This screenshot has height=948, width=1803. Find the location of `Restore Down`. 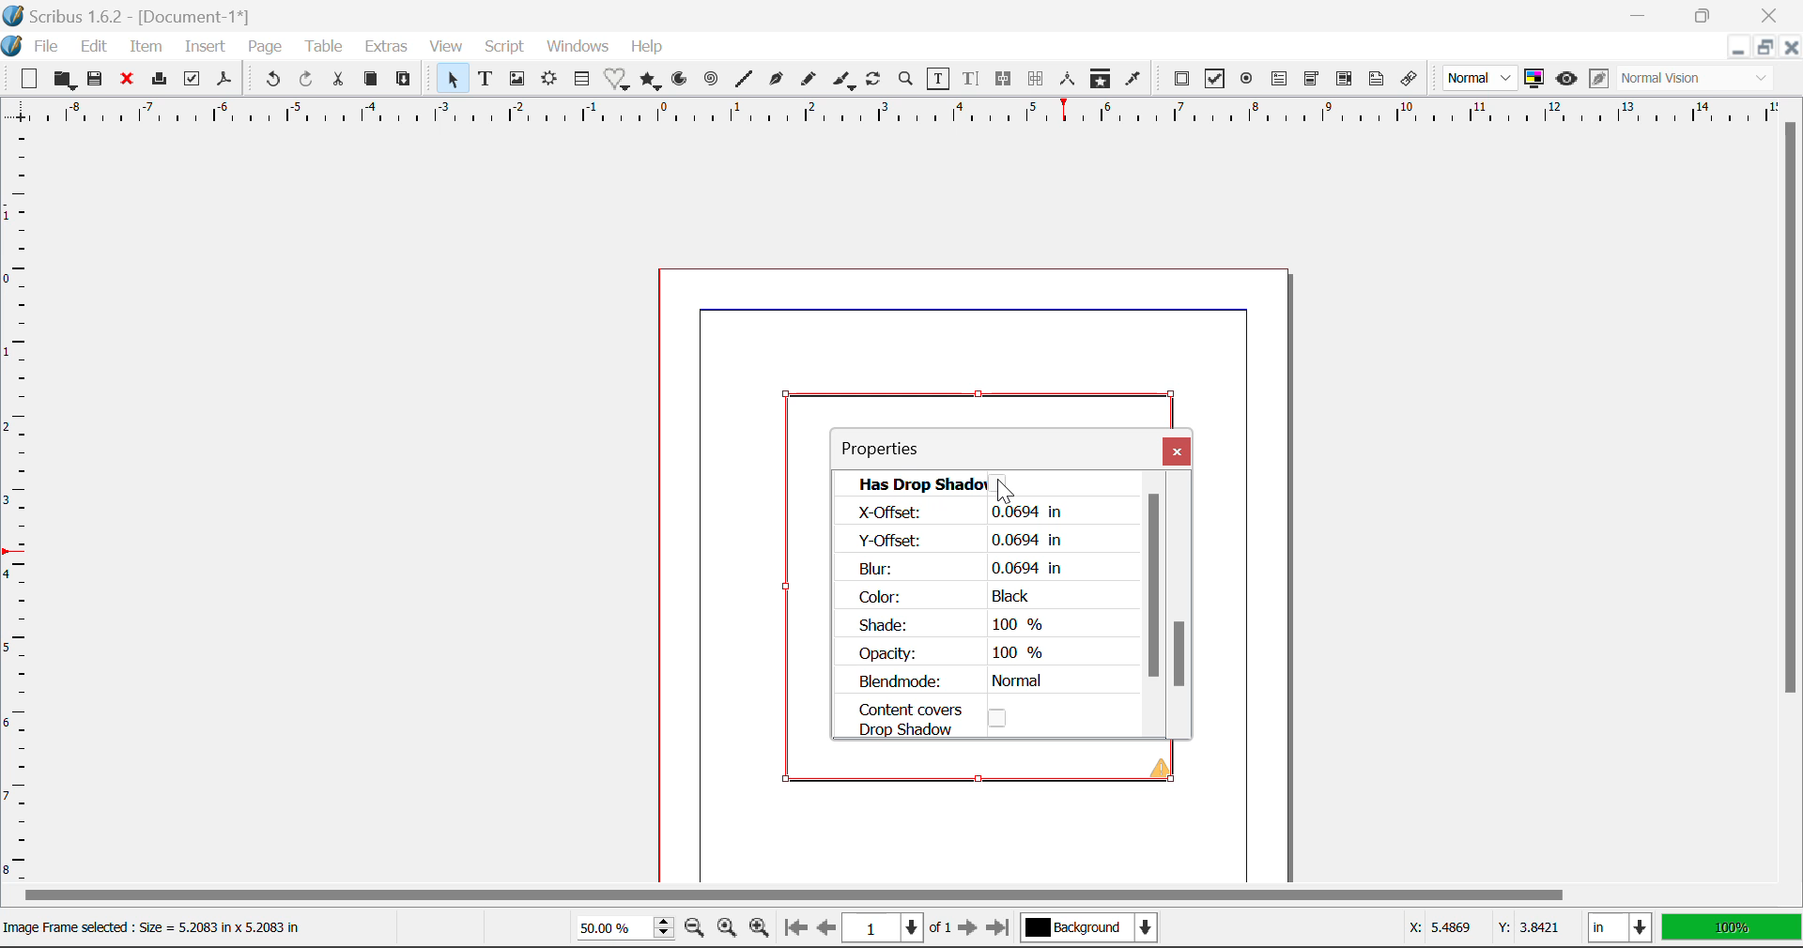

Restore Down is located at coordinates (1734, 50).